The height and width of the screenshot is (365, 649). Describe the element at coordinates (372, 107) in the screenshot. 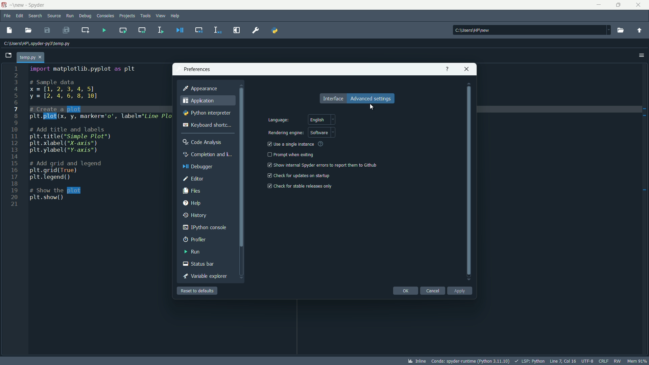

I see `cursor` at that location.